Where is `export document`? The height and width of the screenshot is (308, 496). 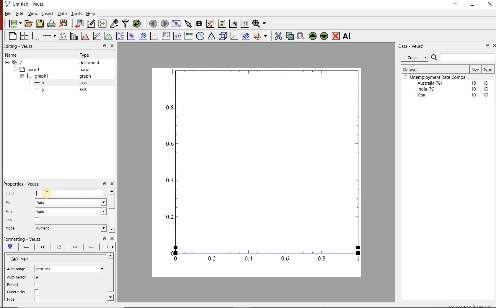 export document is located at coordinates (64, 23).